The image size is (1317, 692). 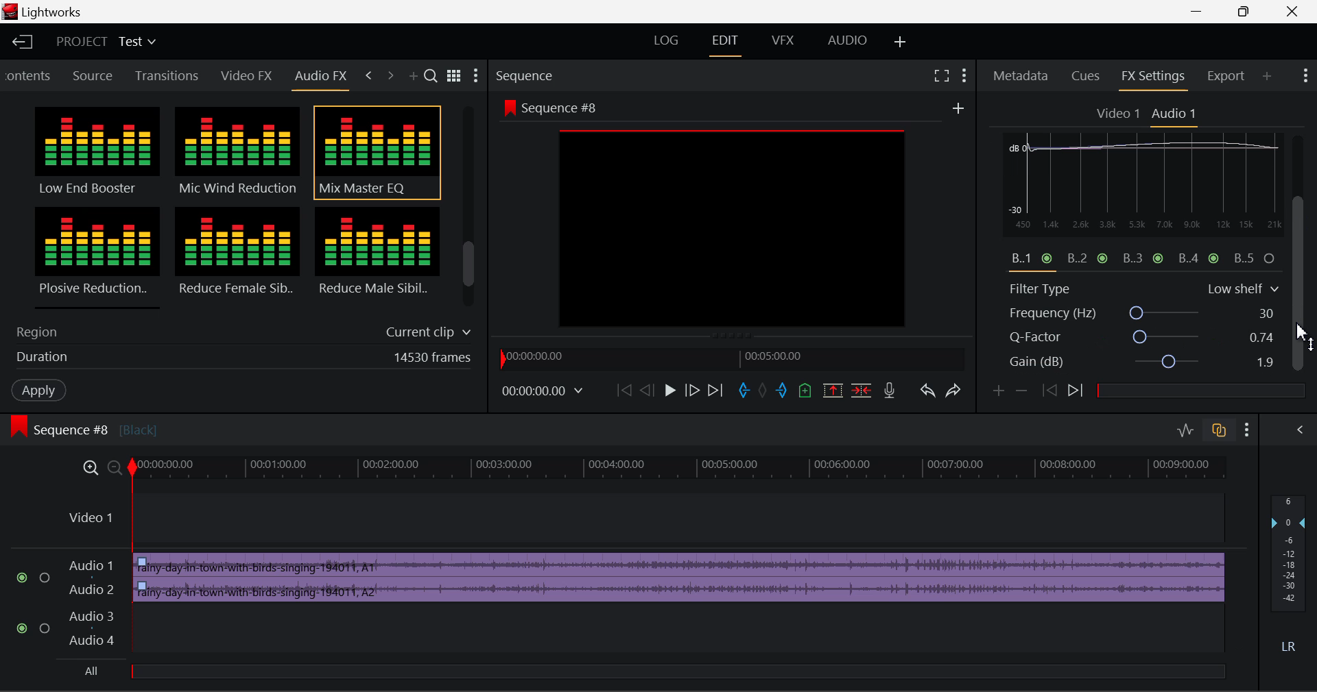 What do you see at coordinates (1187, 431) in the screenshot?
I see `Toggle Audio Levels Editing` at bounding box center [1187, 431].